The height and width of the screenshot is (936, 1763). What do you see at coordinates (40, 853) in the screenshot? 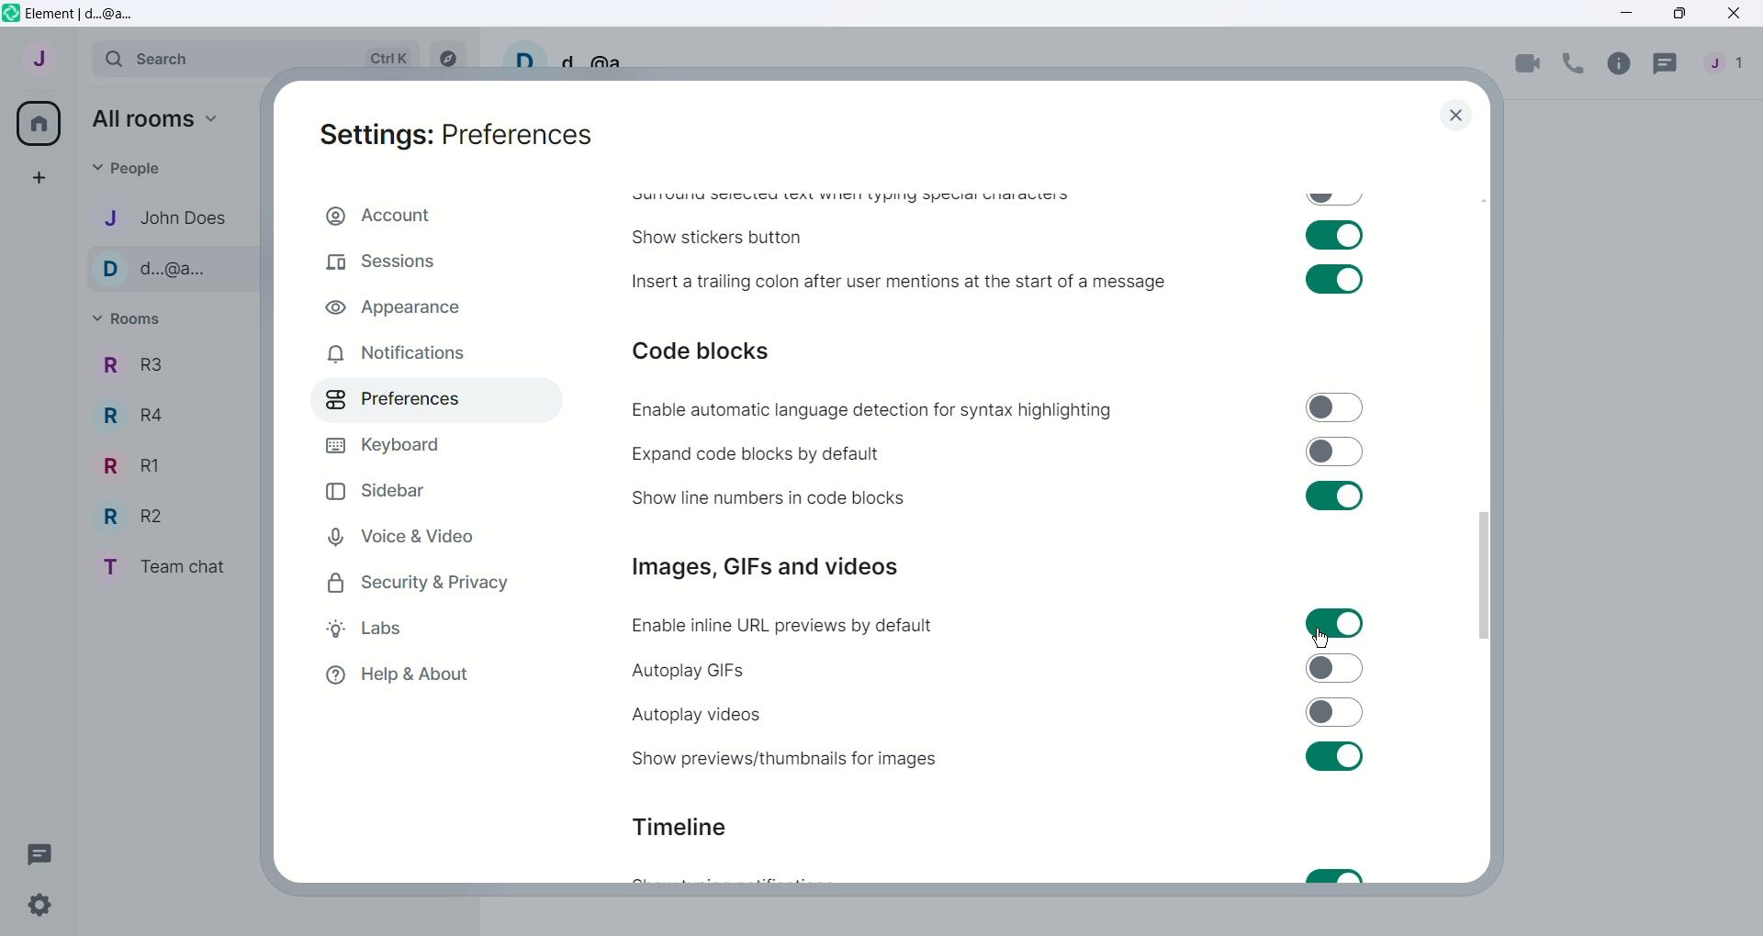
I see `Threads` at bounding box center [40, 853].